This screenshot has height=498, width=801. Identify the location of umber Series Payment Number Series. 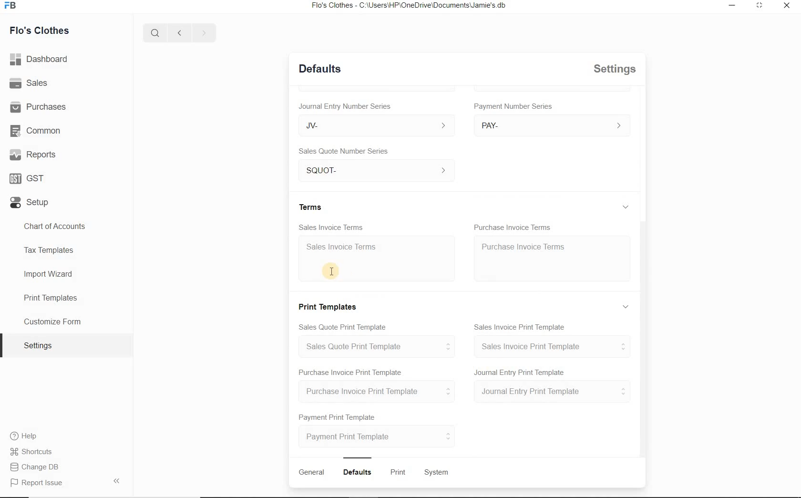
(514, 106).